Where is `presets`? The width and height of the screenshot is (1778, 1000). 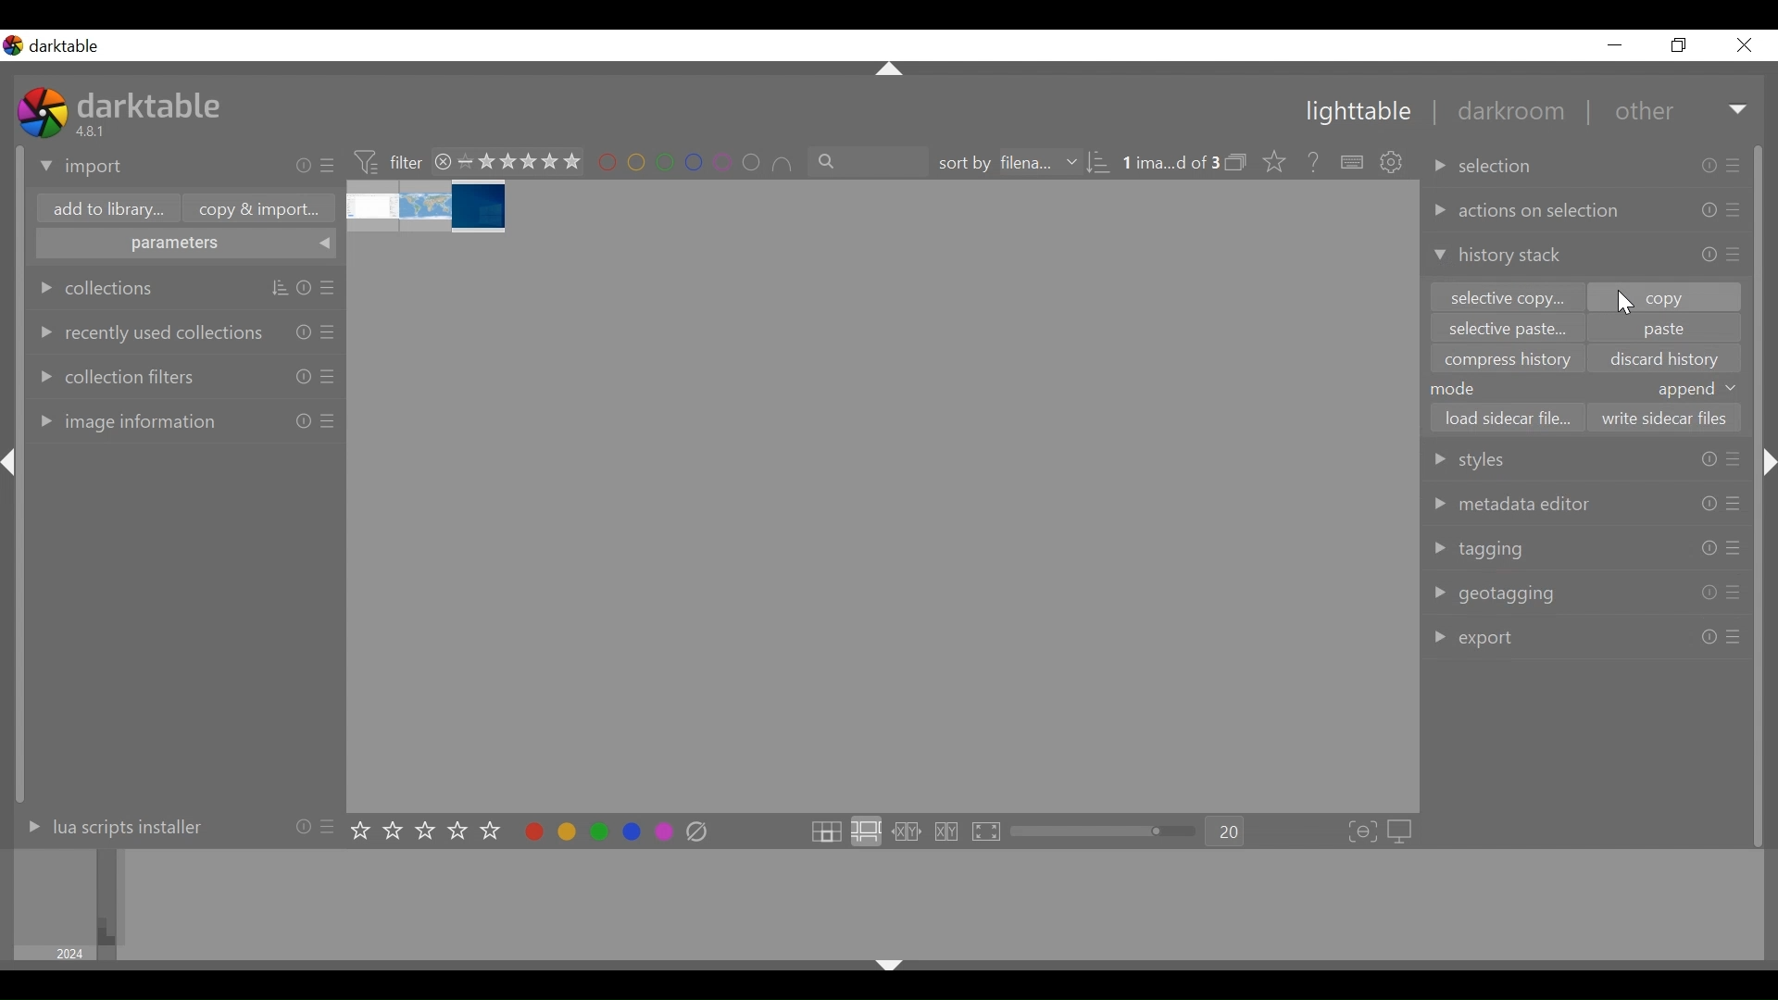 presets is located at coordinates (328, 421).